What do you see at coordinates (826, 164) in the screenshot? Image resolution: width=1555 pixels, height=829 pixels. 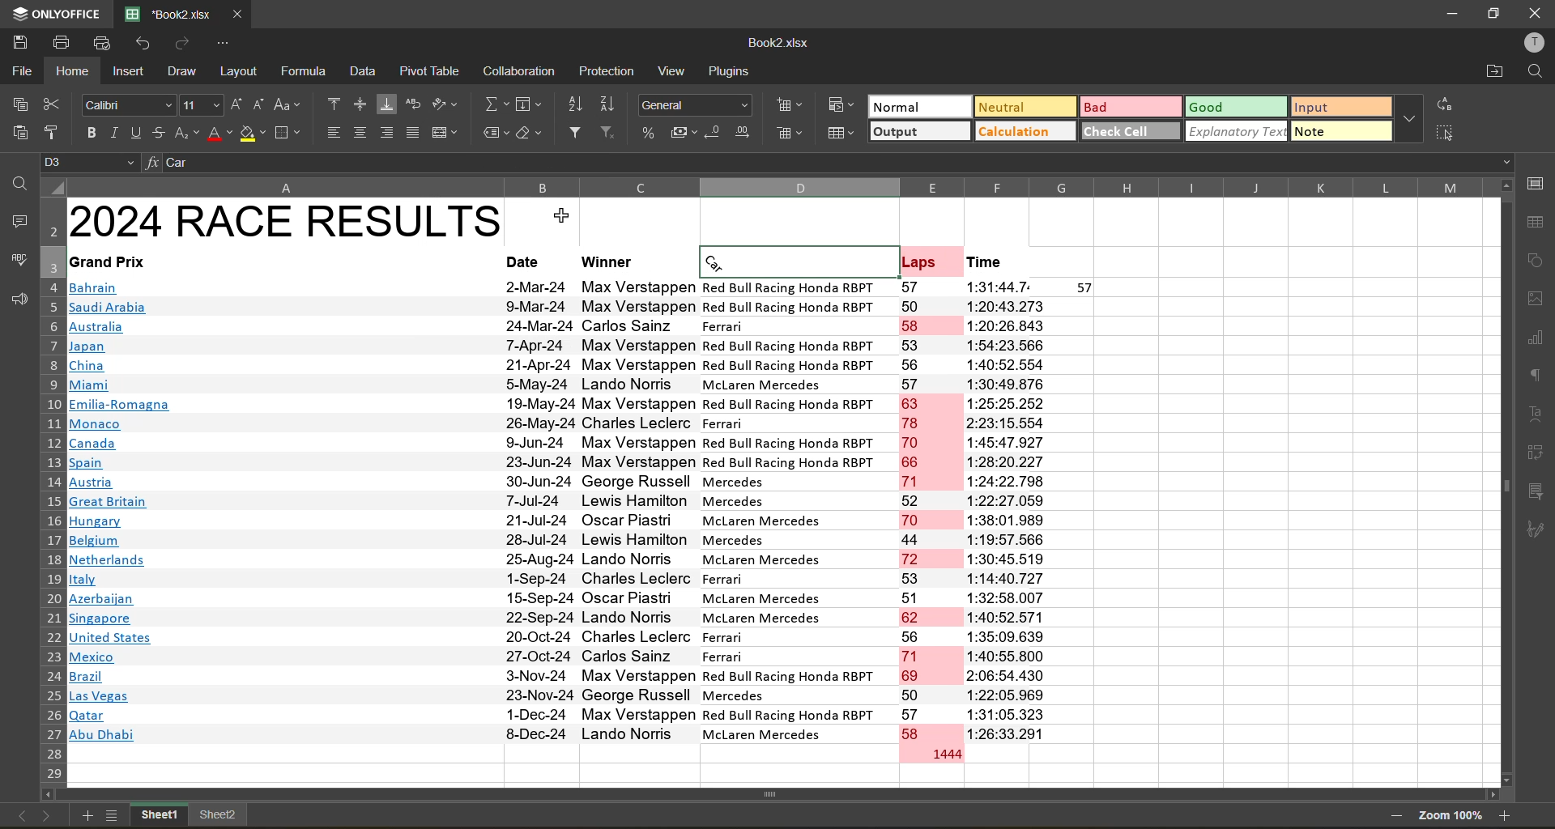 I see `formula bar` at bounding box center [826, 164].